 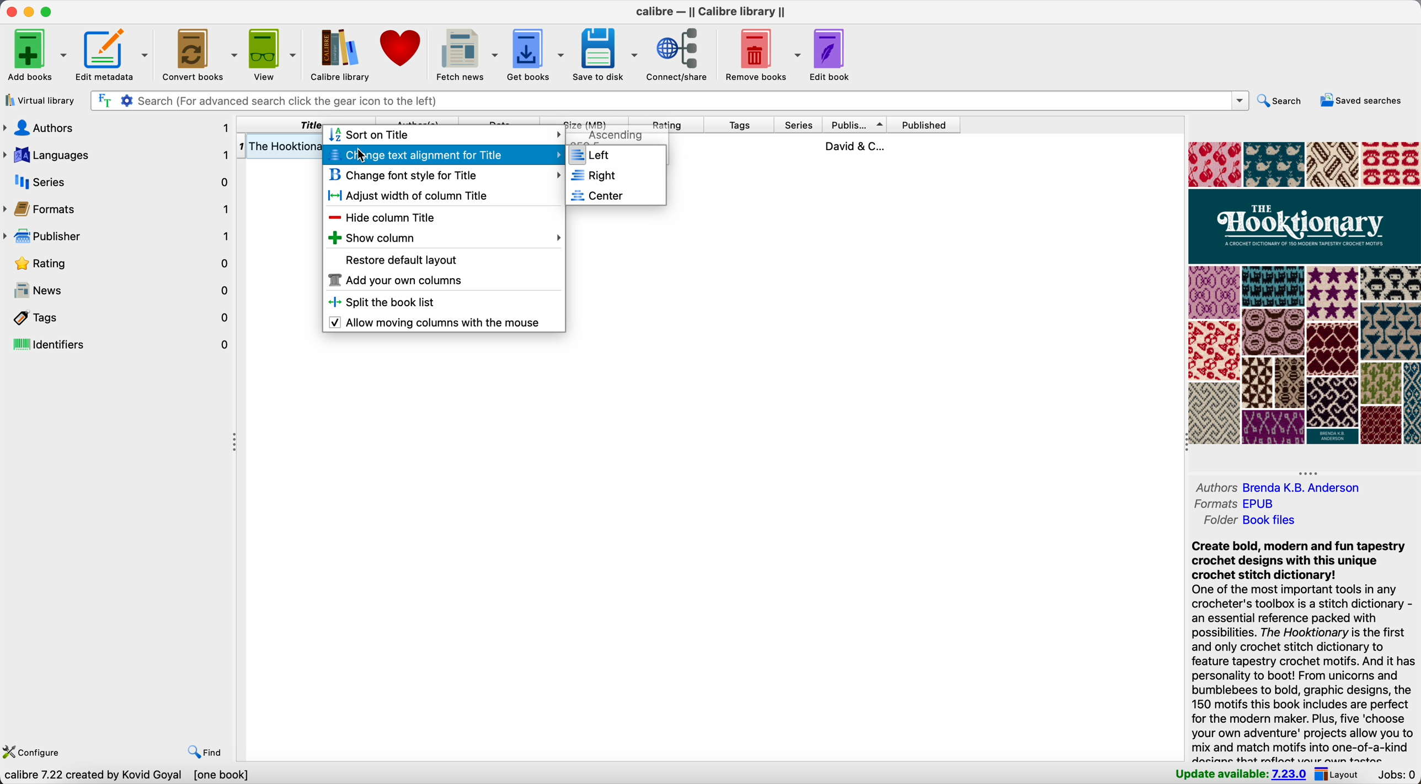 What do you see at coordinates (403, 259) in the screenshot?
I see `restore default layout` at bounding box center [403, 259].